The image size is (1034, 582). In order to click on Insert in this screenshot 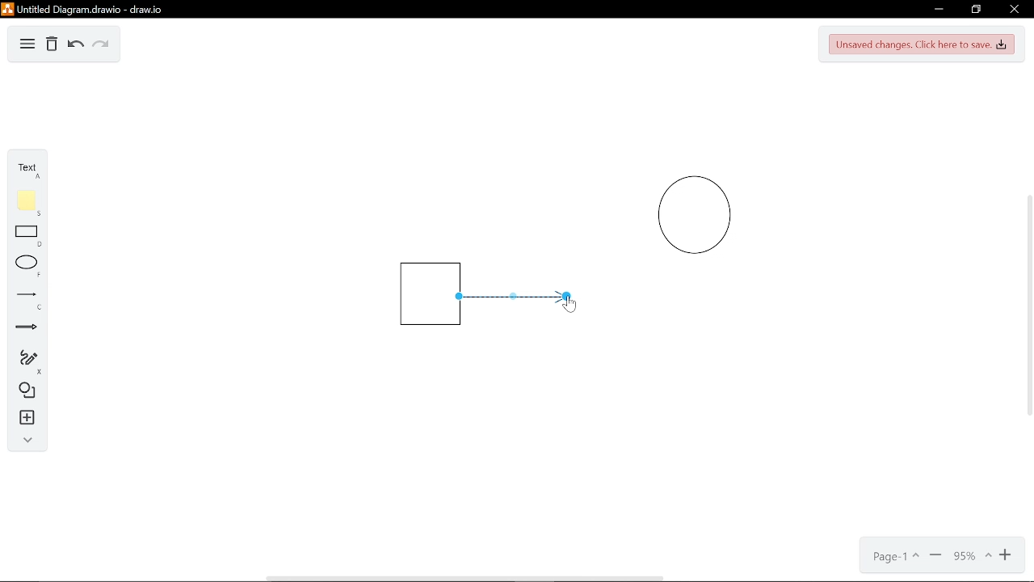, I will do `click(22, 417)`.